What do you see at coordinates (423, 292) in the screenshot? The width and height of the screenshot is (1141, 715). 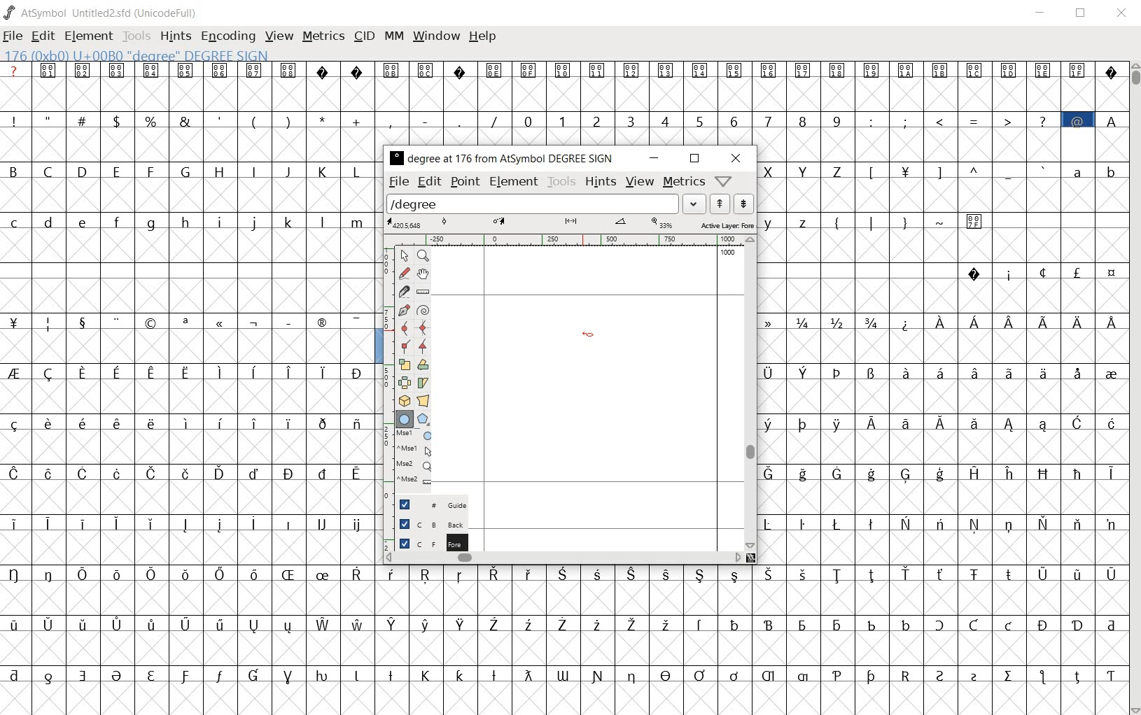 I see `measure a distance, angle between points` at bounding box center [423, 292].